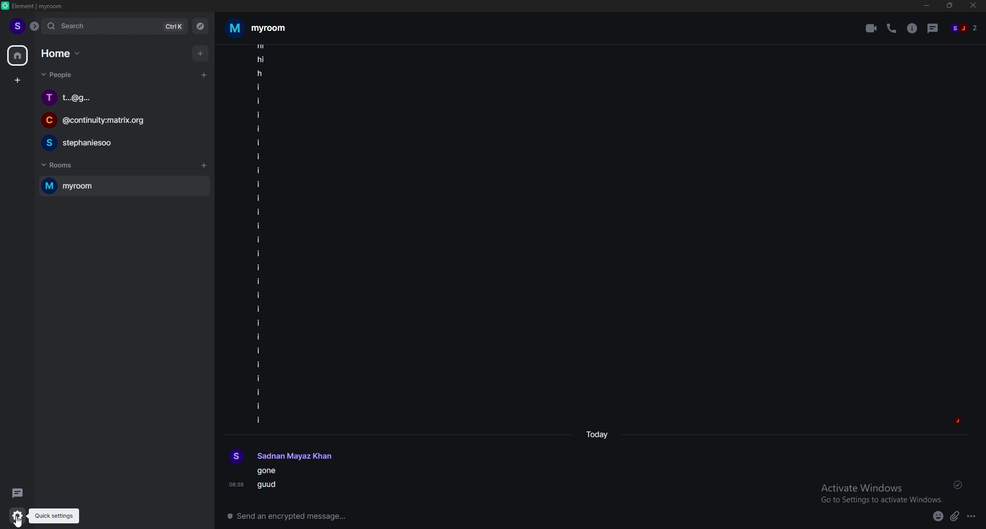 The image size is (986, 529). What do you see at coordinates (18, 81) in the screenshot?
I see `create a space` at bounding box center [18, 81].